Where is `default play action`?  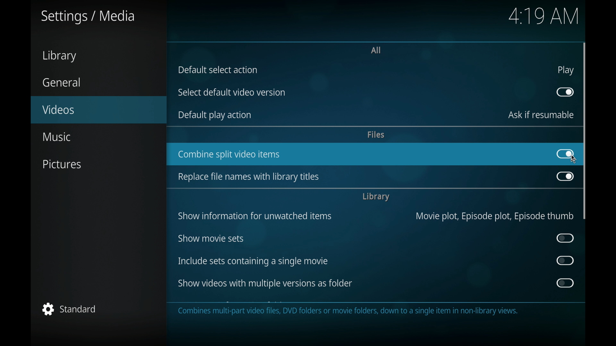
default play action is located at coordinates (215, 115).